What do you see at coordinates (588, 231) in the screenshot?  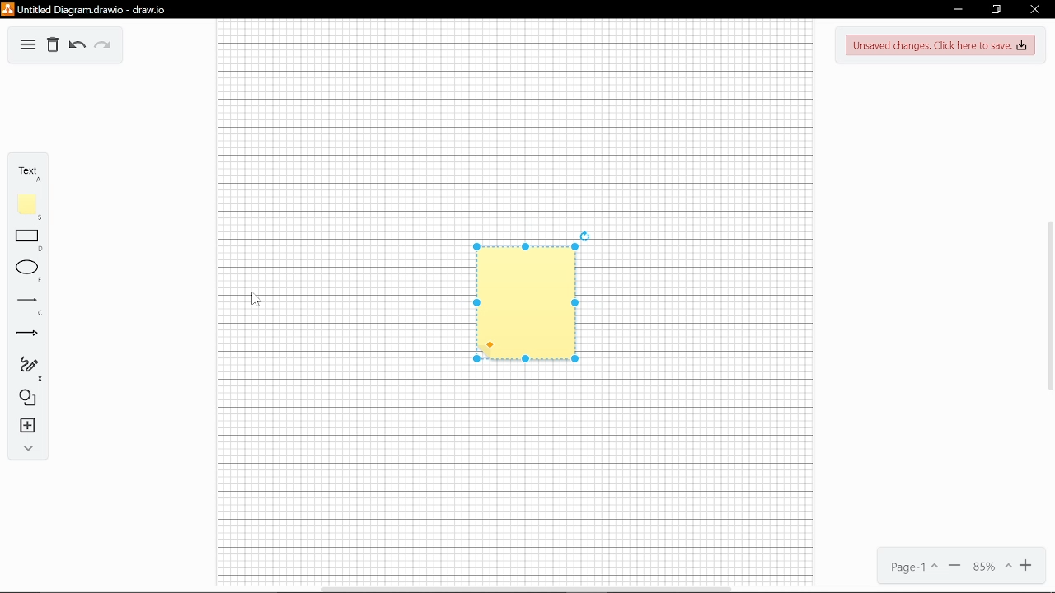 I see `Rotate` at bounding box center [588, 231].